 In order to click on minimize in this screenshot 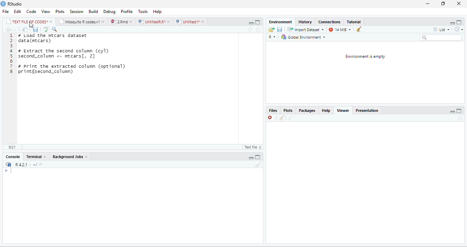, I will do `click(452, 111)`.